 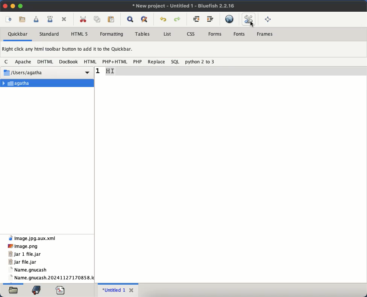 I want to click on css, so click(x=192, y=34).